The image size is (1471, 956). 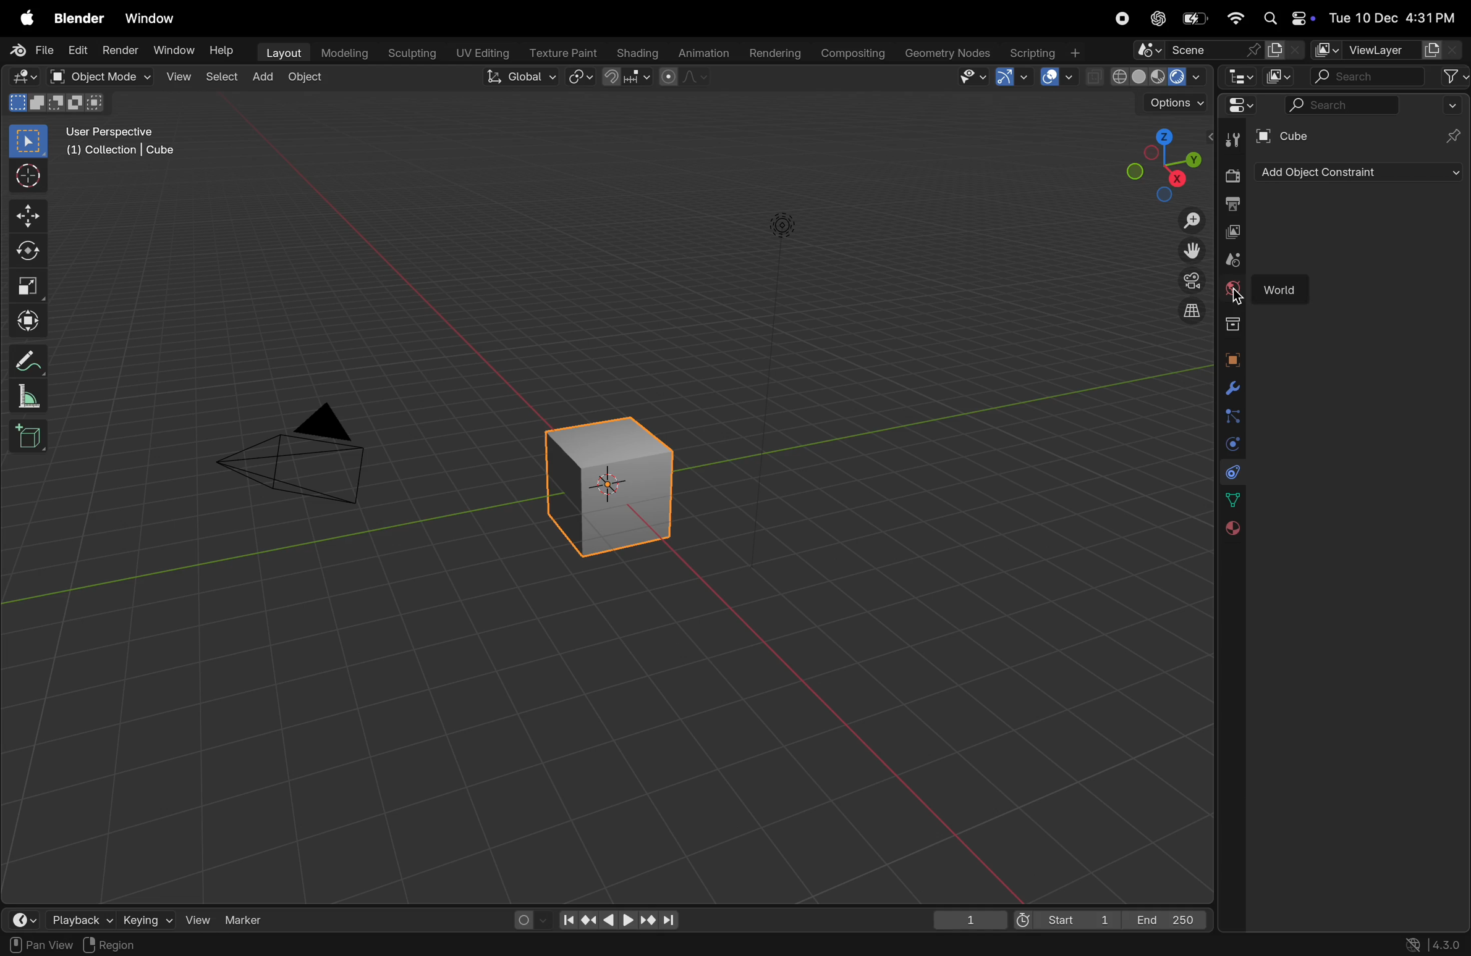 What do you see at coordinates (1229, 324) in the screenshot?
I see `collection` at bounding box center [1229, 324].